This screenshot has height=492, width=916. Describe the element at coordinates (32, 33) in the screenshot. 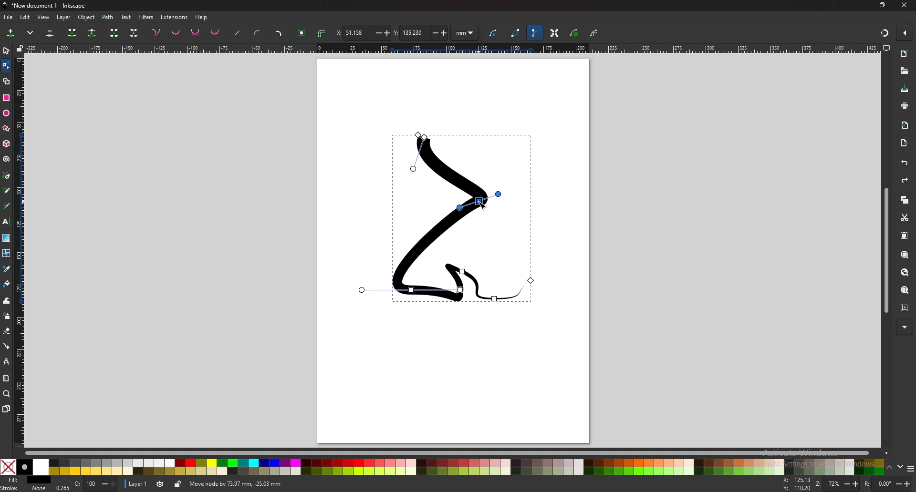

I see `more options` at that location.